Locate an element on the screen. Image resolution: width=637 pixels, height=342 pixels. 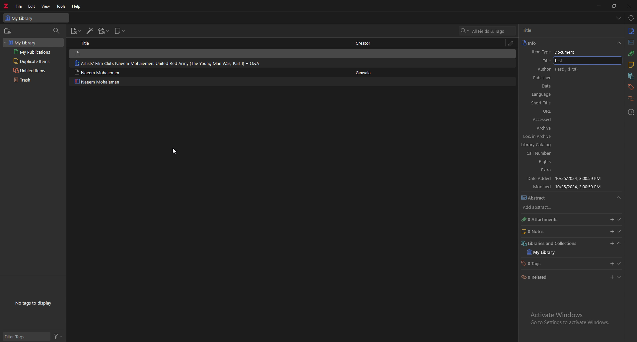
pages is located at coordinates (538, 153).